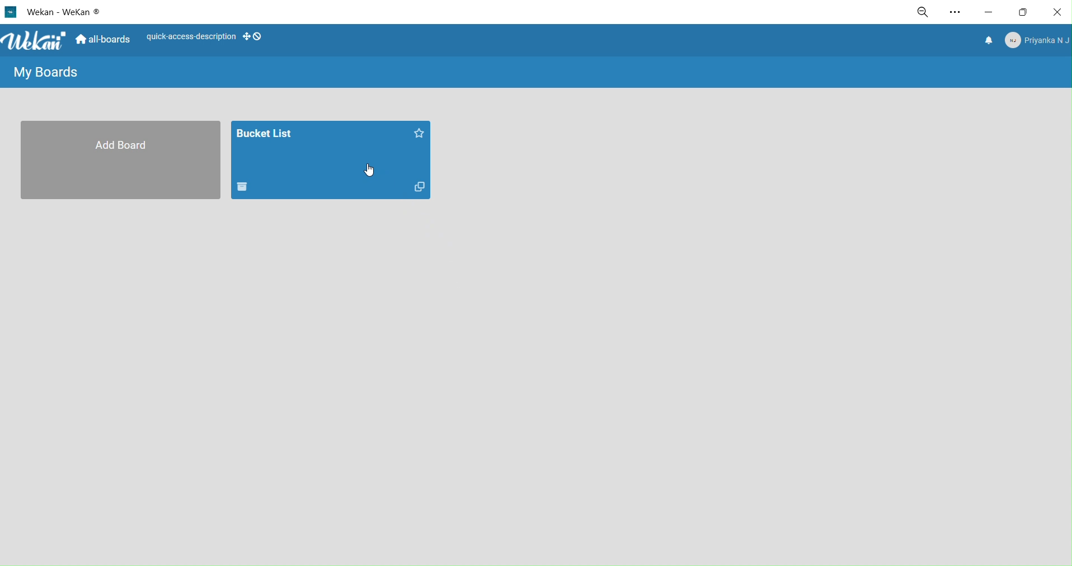  Describe the element at coordinates (245, 187) in the screenshot. I see `delete` at that location.